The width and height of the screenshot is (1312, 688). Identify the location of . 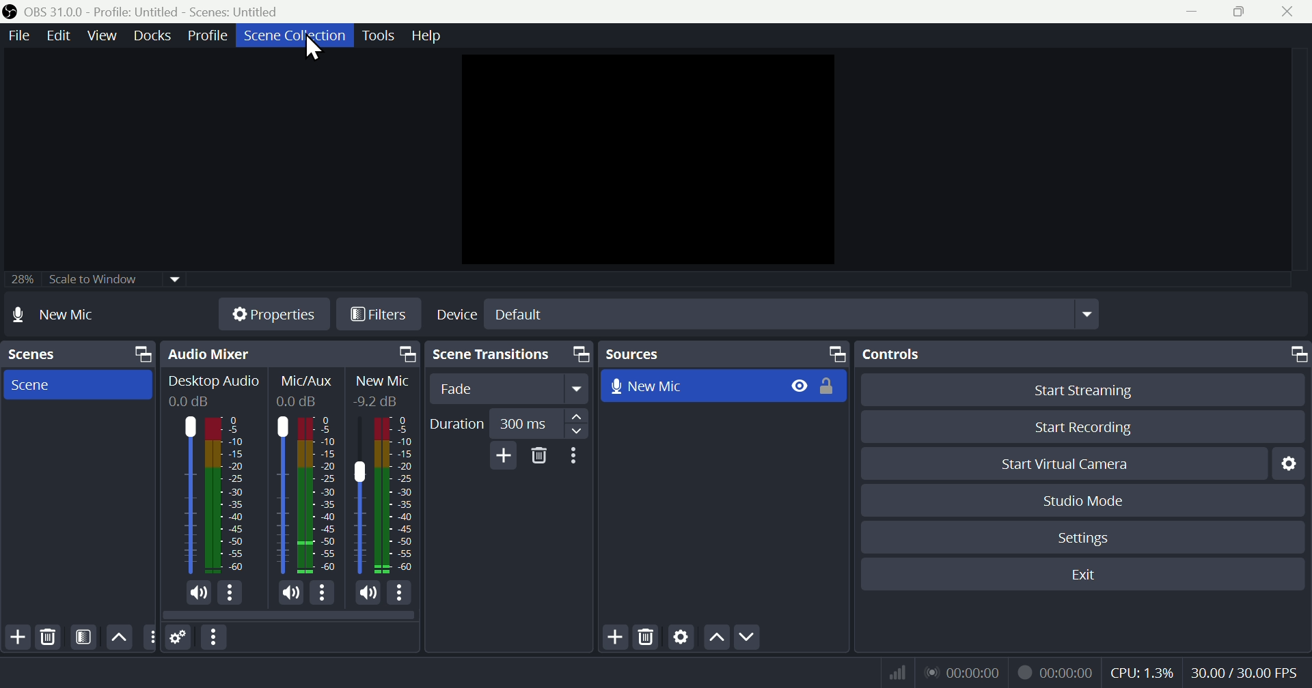
(151, 638).